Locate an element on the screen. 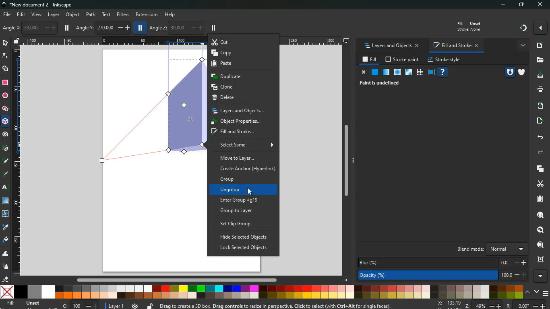 The height and width of the screenshot is (309, 550). ice is located at coordinates (397, 73).